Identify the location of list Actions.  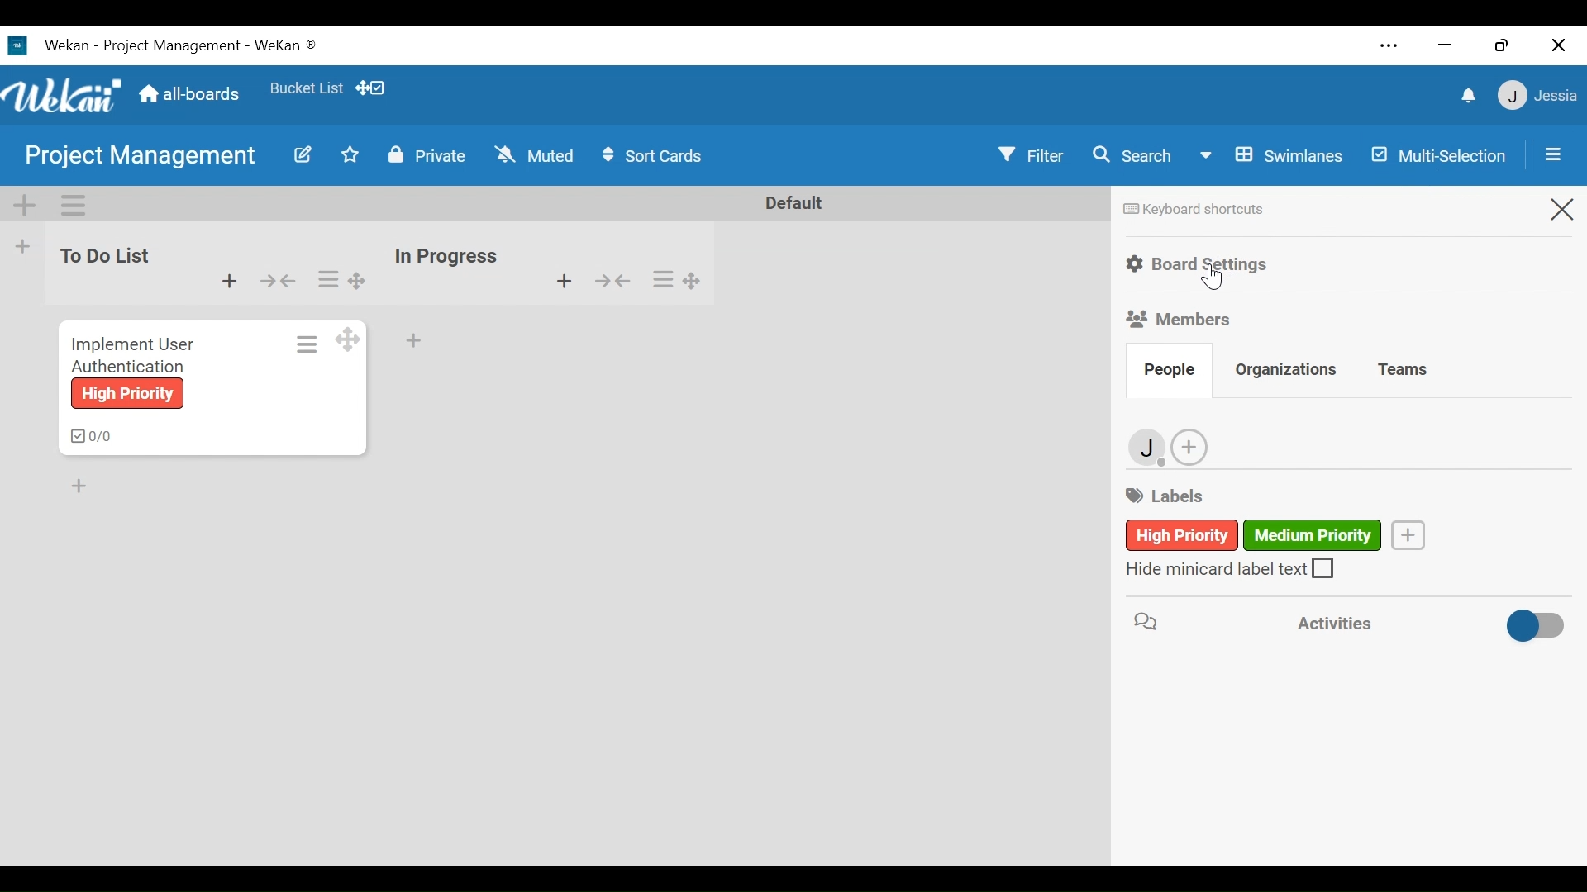
(664, 278).